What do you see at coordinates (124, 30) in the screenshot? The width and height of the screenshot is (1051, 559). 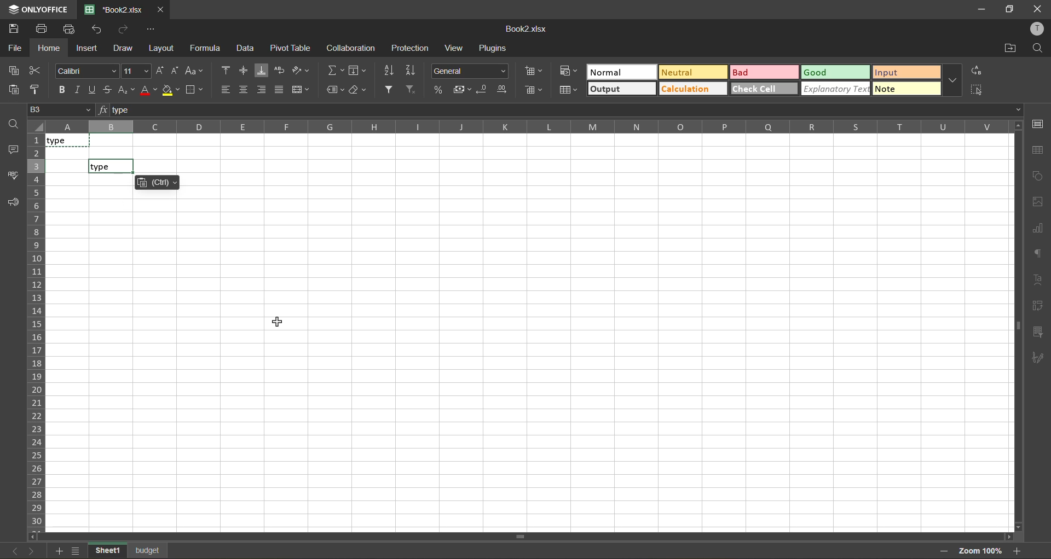 I see `redo` at bounding box center [124, 30].